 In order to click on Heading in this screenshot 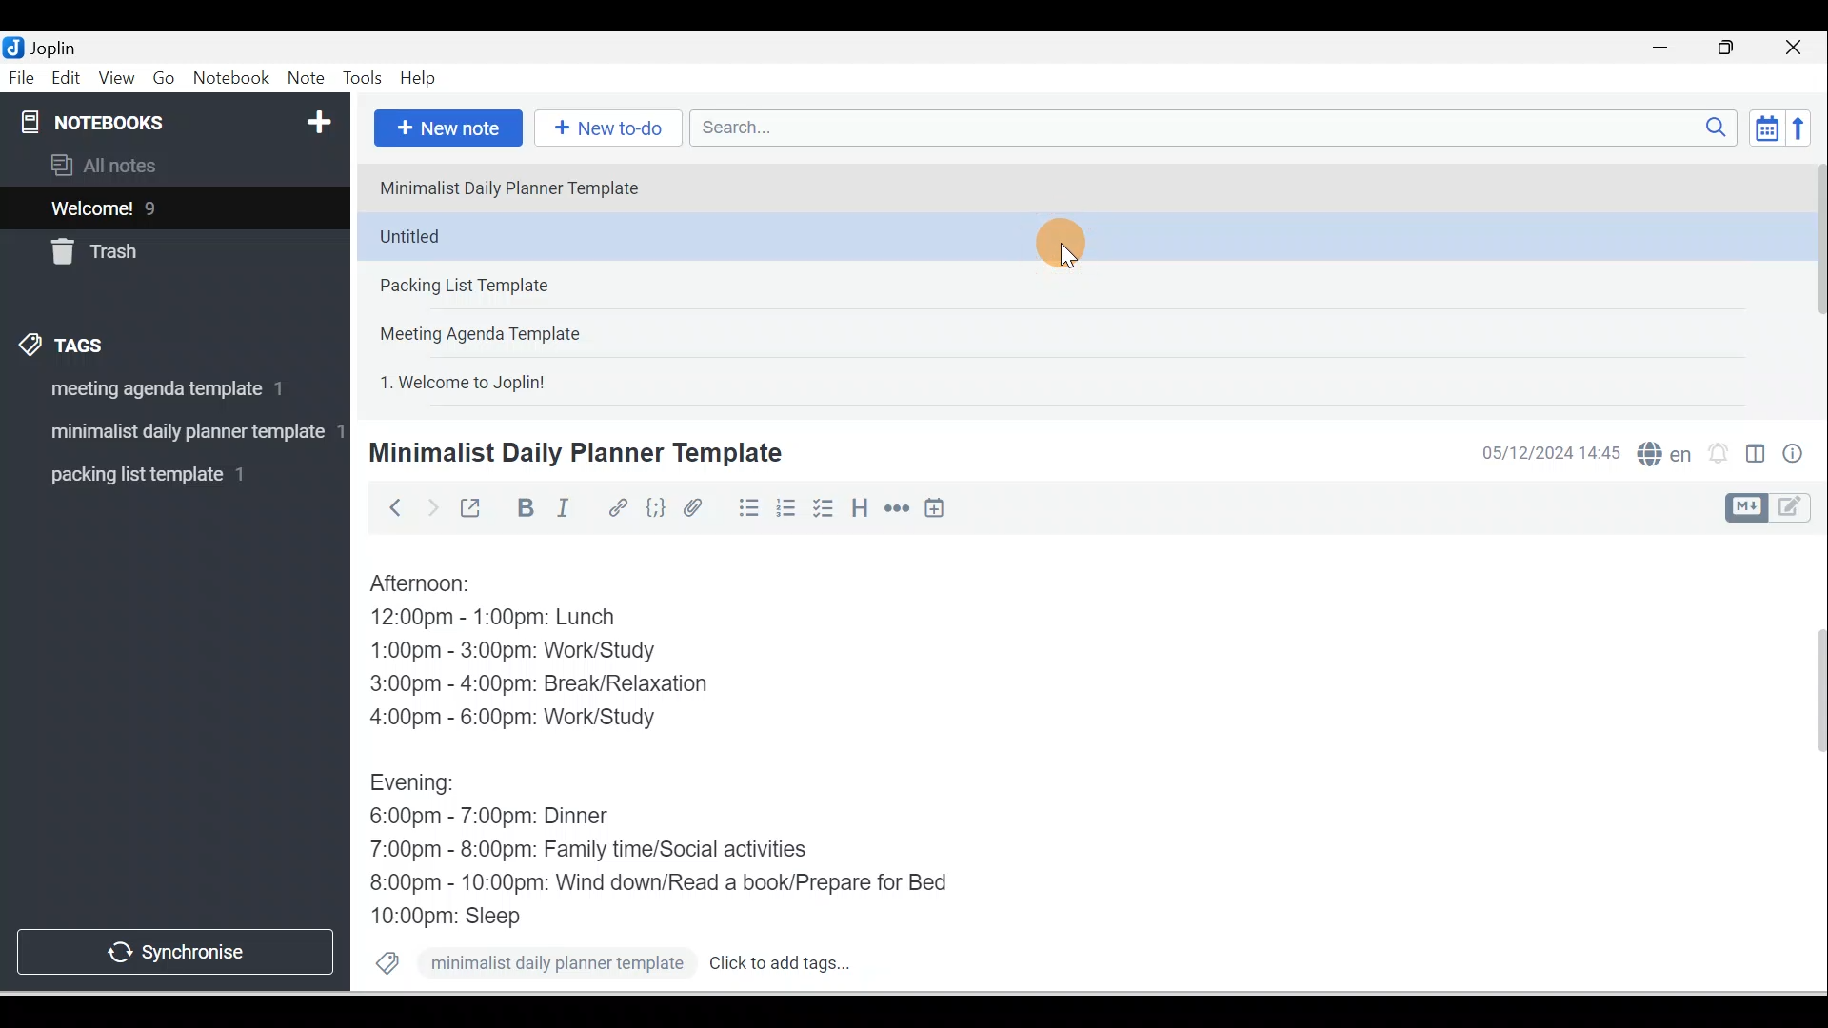, I will do `click(859, 506)`.